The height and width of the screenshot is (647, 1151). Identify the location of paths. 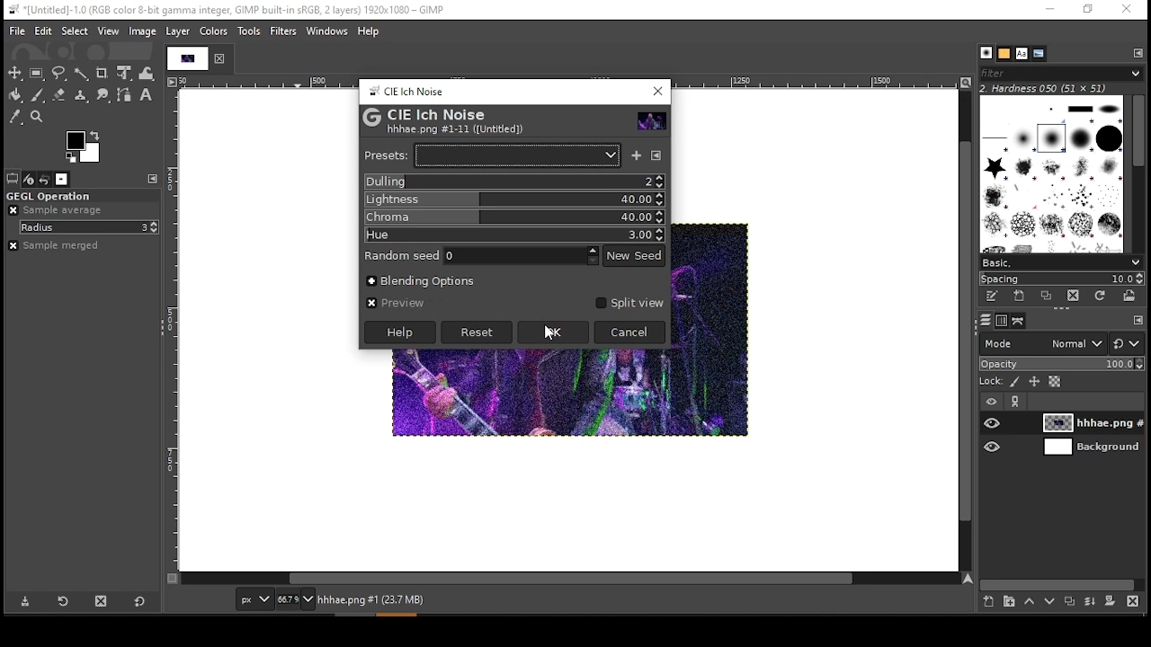
(1020, 320).